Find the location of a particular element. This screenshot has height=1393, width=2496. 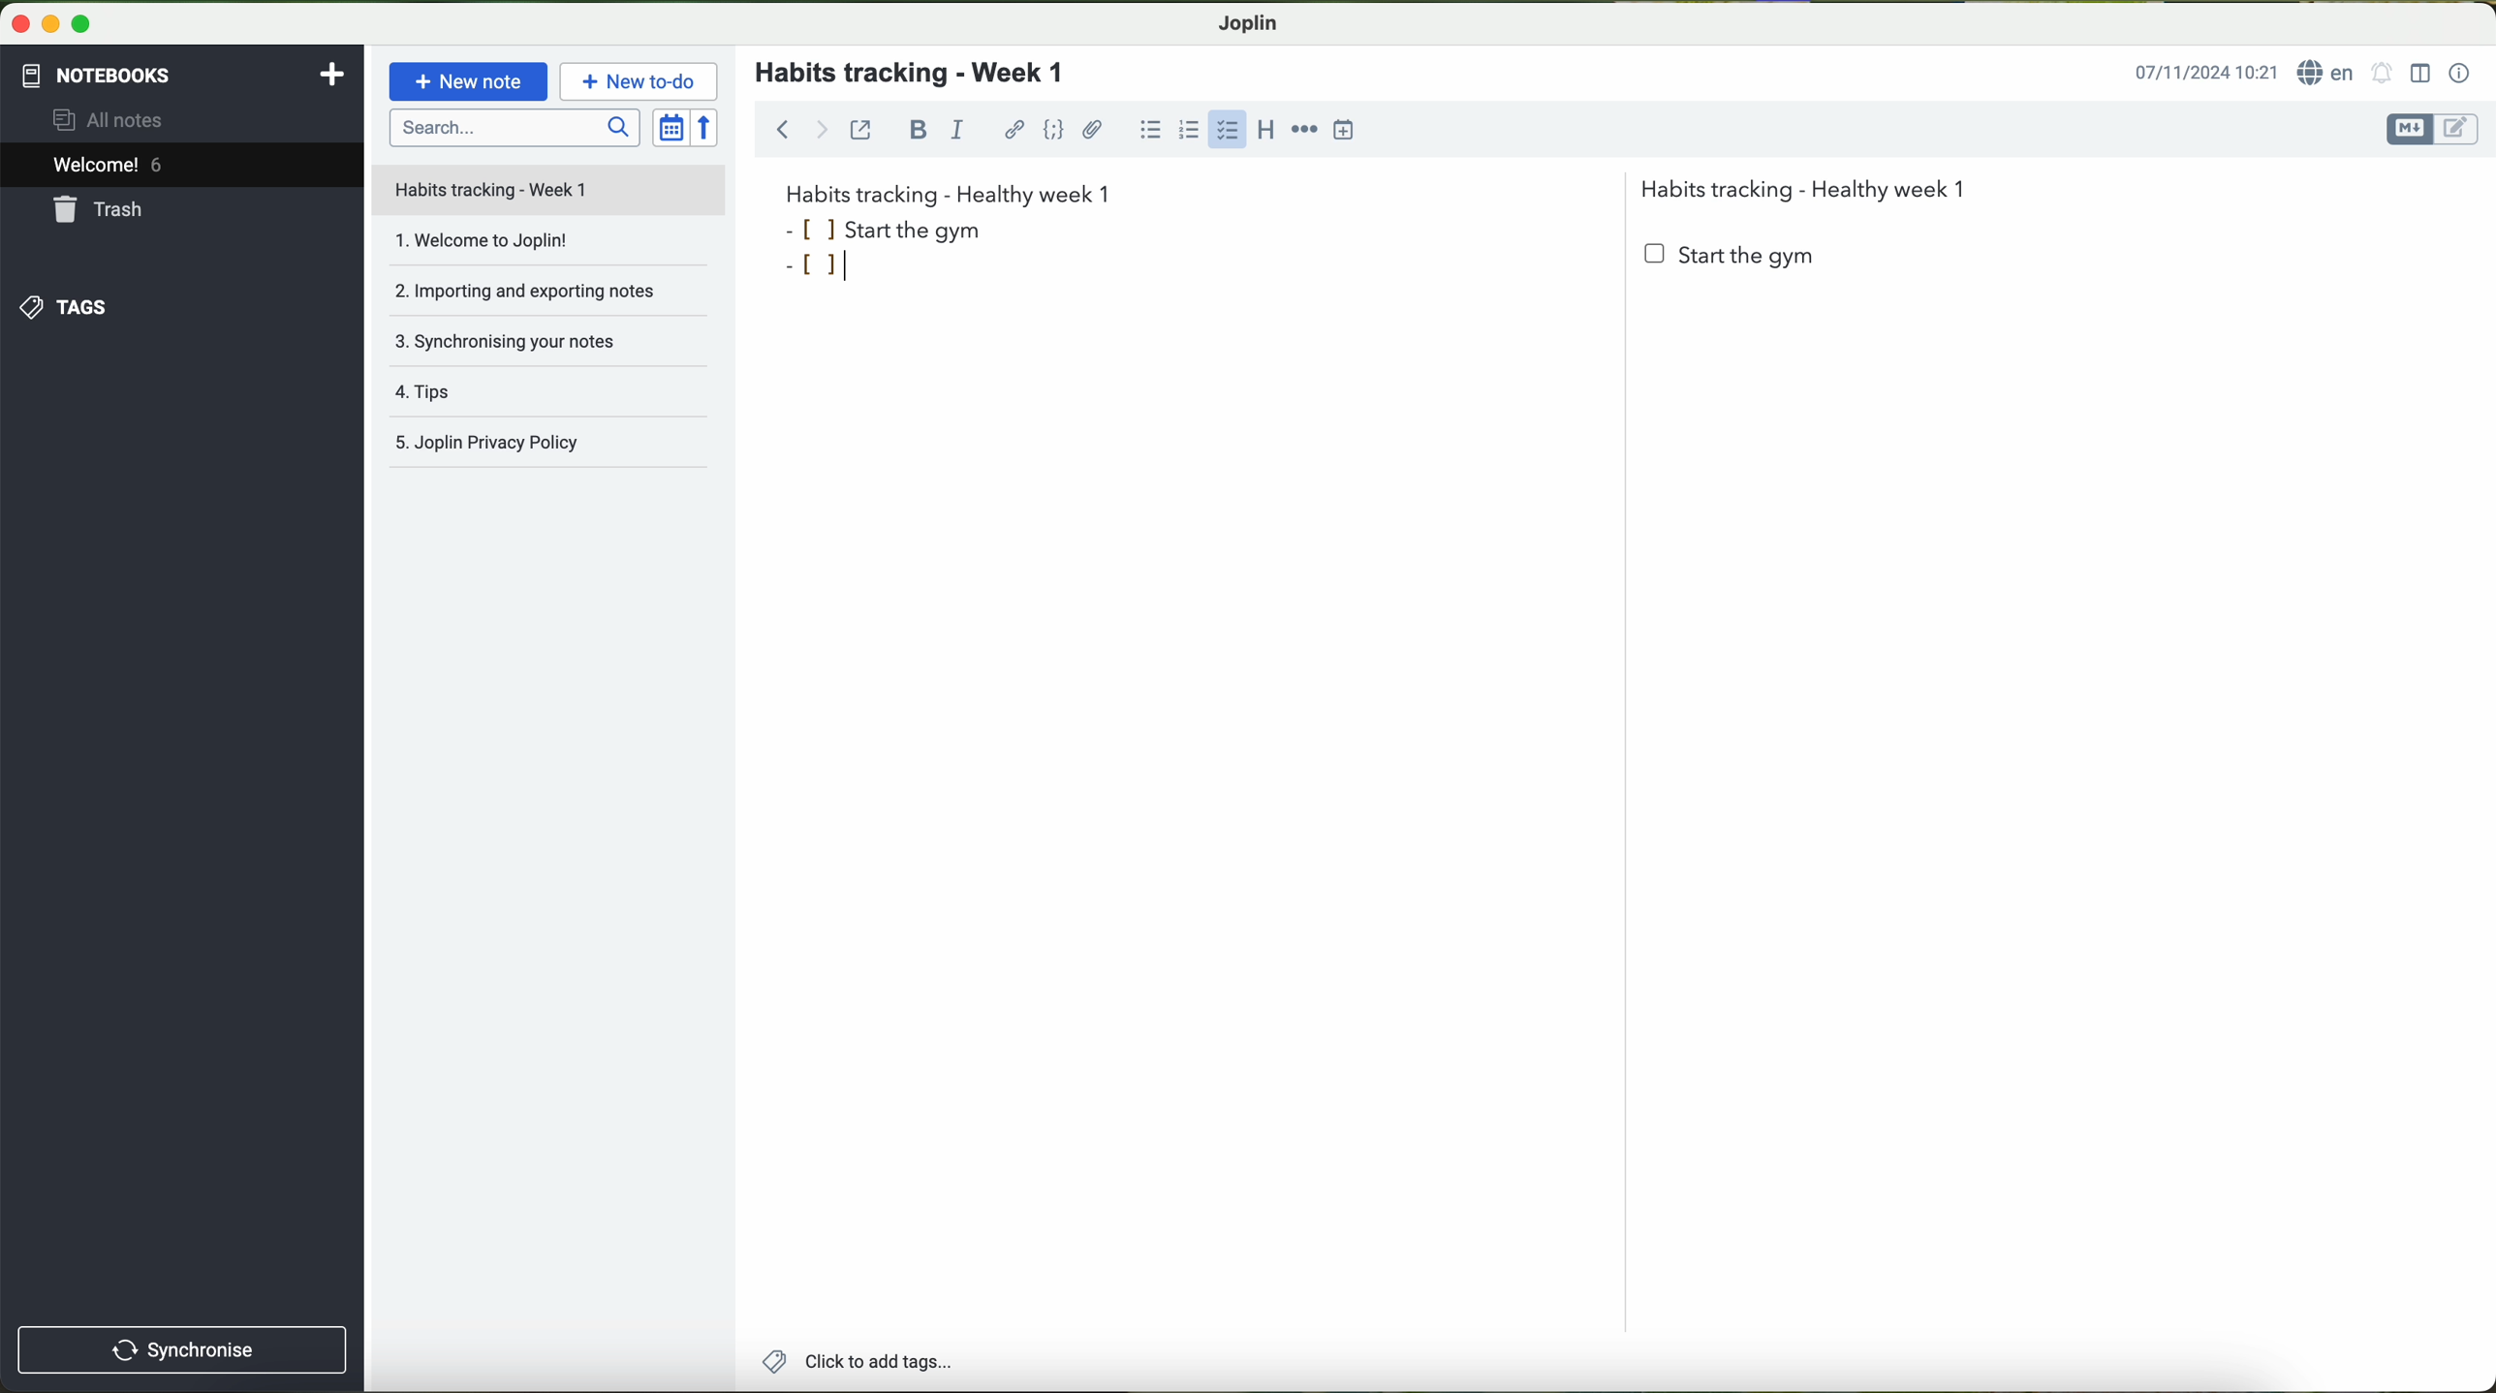

notebooks tab is located at coordinates (185, 76).